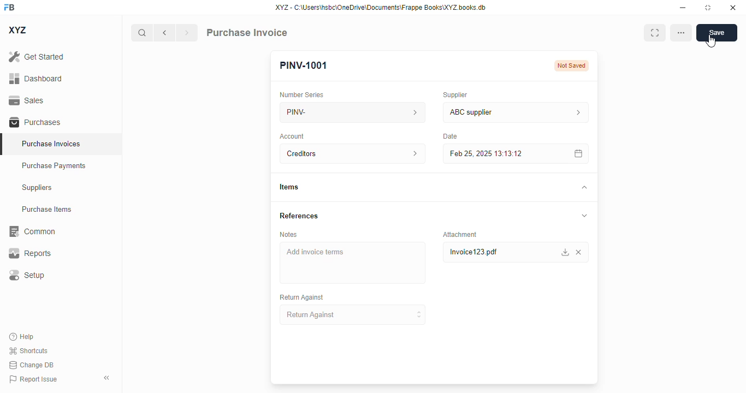  Describe the element at coordinates (26, 276) in the screenshot. I see `setup` at that location.